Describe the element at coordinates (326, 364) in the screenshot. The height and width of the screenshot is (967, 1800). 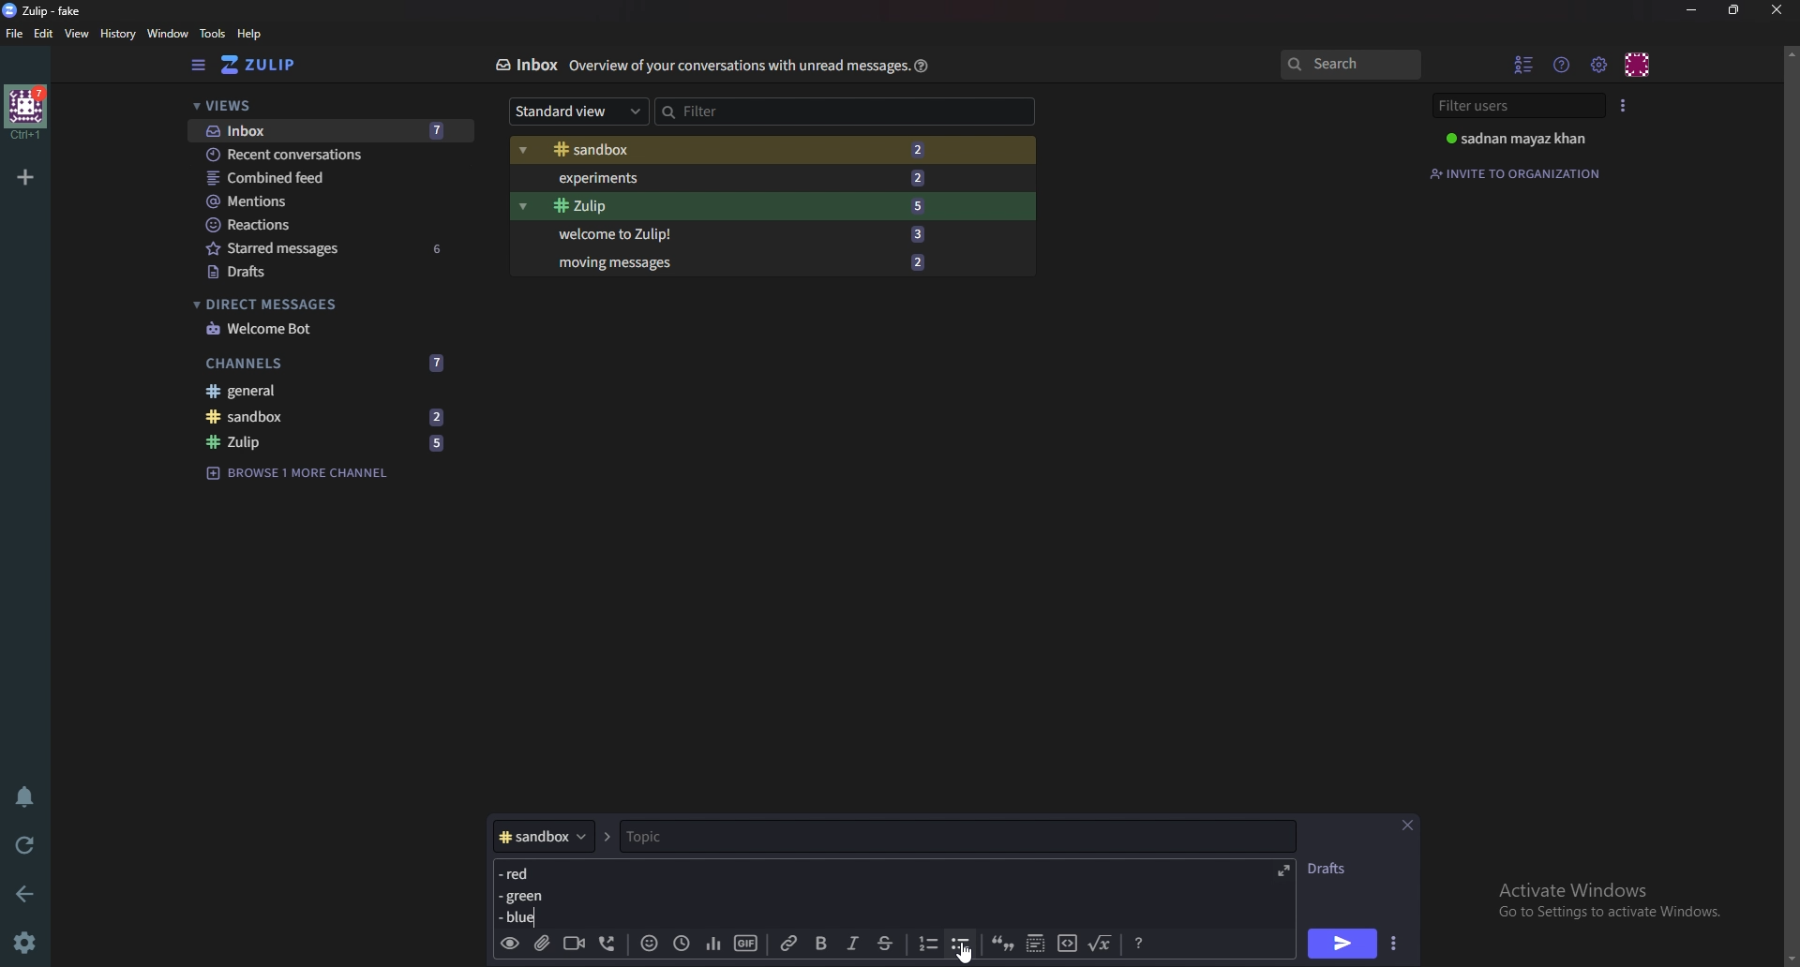
I see `Channels` at that location.